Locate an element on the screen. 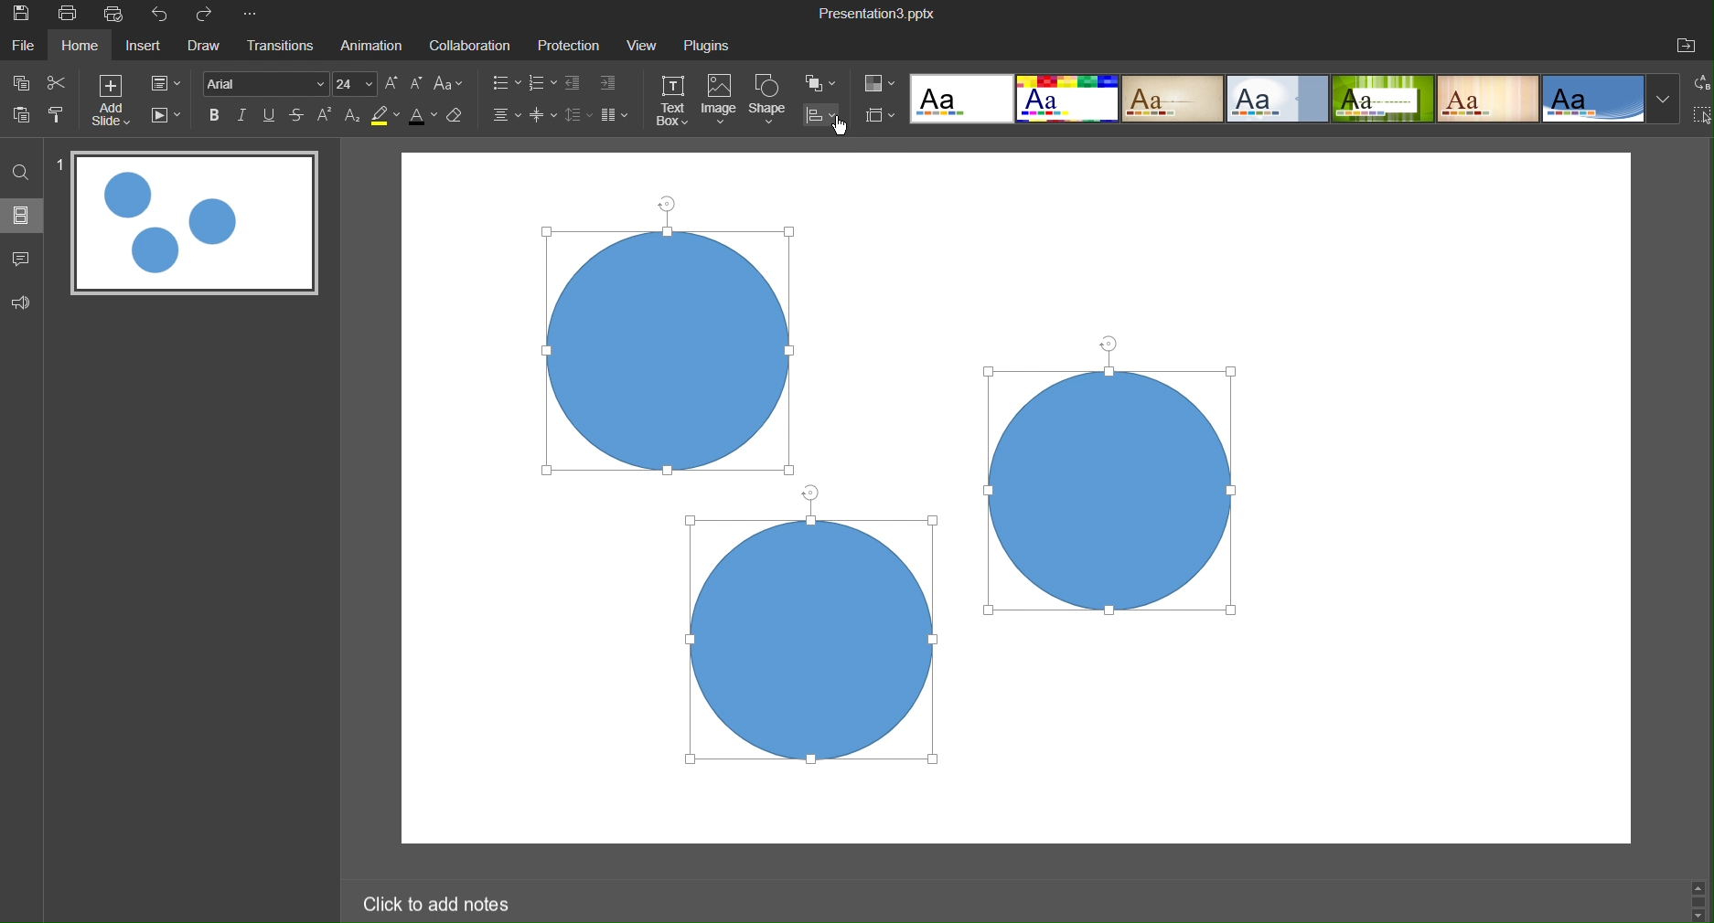 This screenshot has width=1714, height=923. File is located at coordinates (25, 48).